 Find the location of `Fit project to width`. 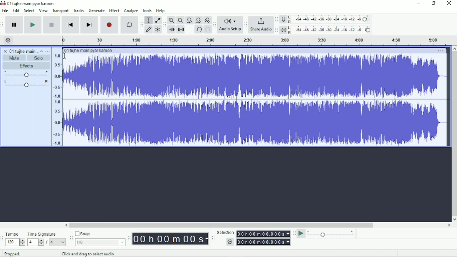

Fit project to width is located at coordinates (198, 21).